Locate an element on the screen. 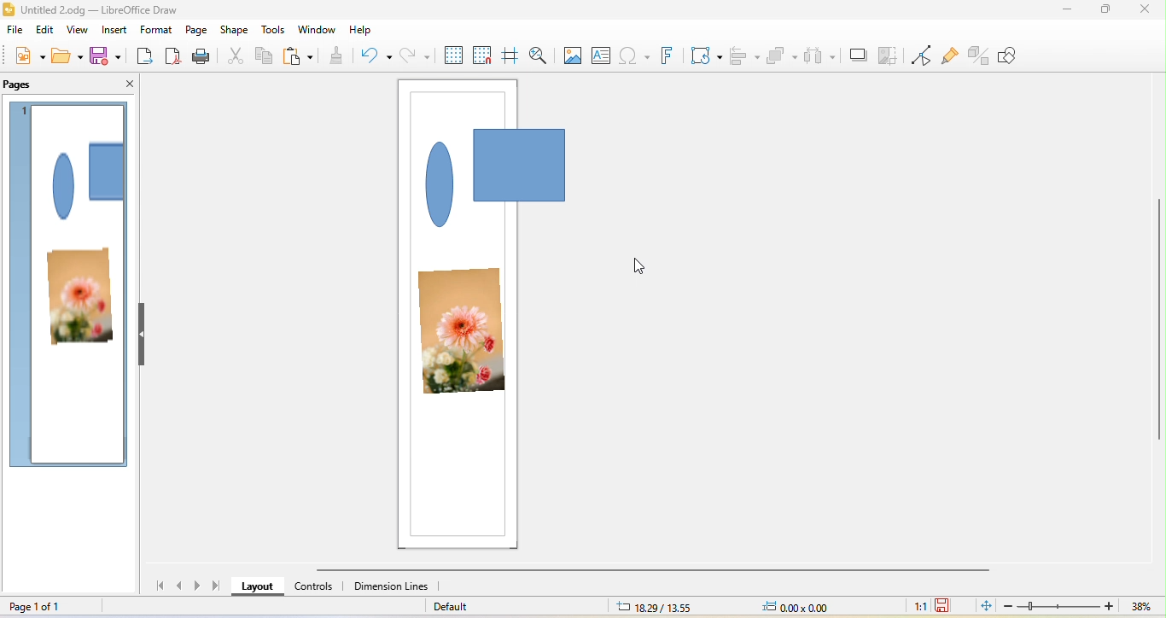  redo is located at coordinates (415, 60).